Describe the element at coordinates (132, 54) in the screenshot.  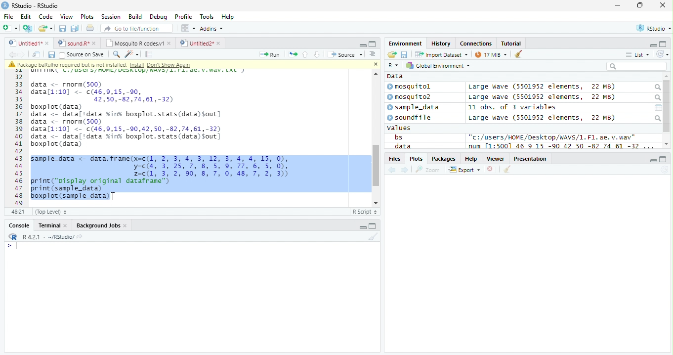
I see `code tools` at that location.